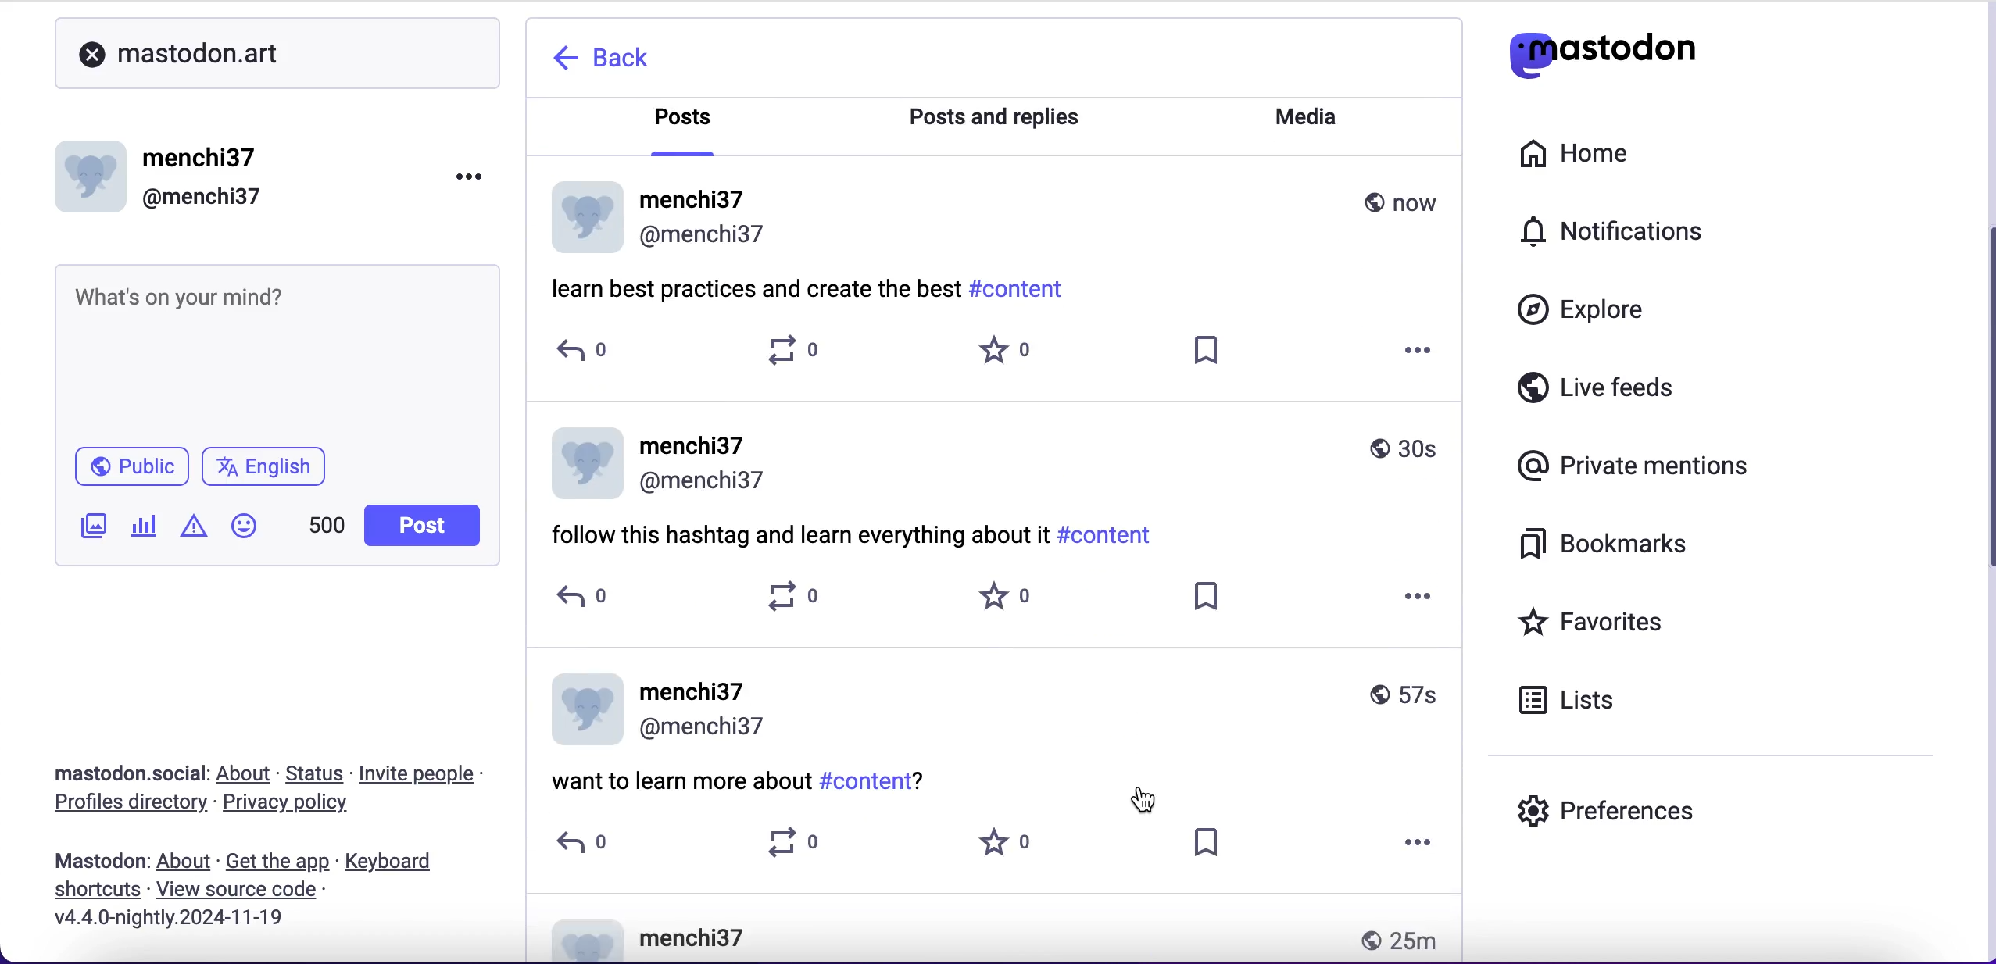 Image resolution: width=1996 pixels, height=964 pixels. What do you see at coordinates (145, 528) in the screenshot?
I see `add poll` at bounding box center [145, 528].